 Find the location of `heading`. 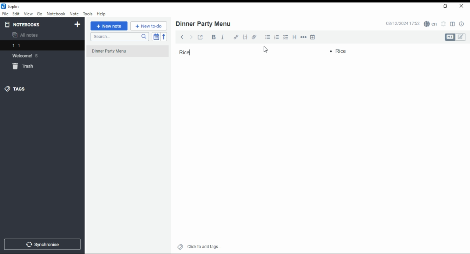

heading is located at coordinates (295, 37).